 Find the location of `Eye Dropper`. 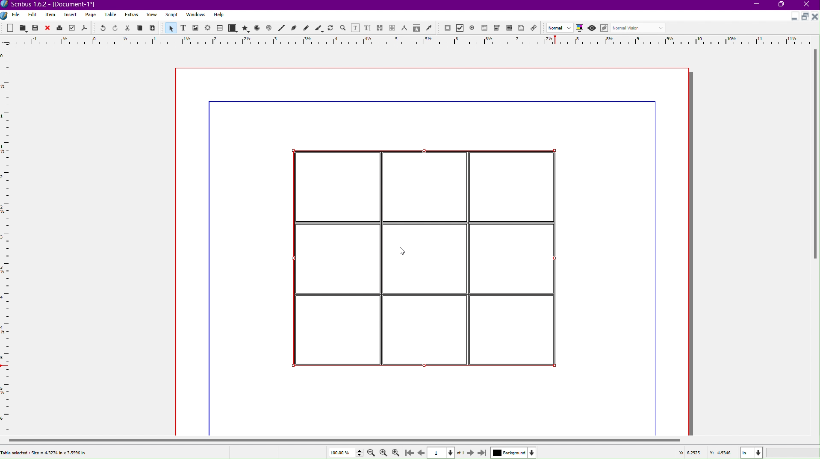

Eye Dropper is located at coordinates (429, 28).